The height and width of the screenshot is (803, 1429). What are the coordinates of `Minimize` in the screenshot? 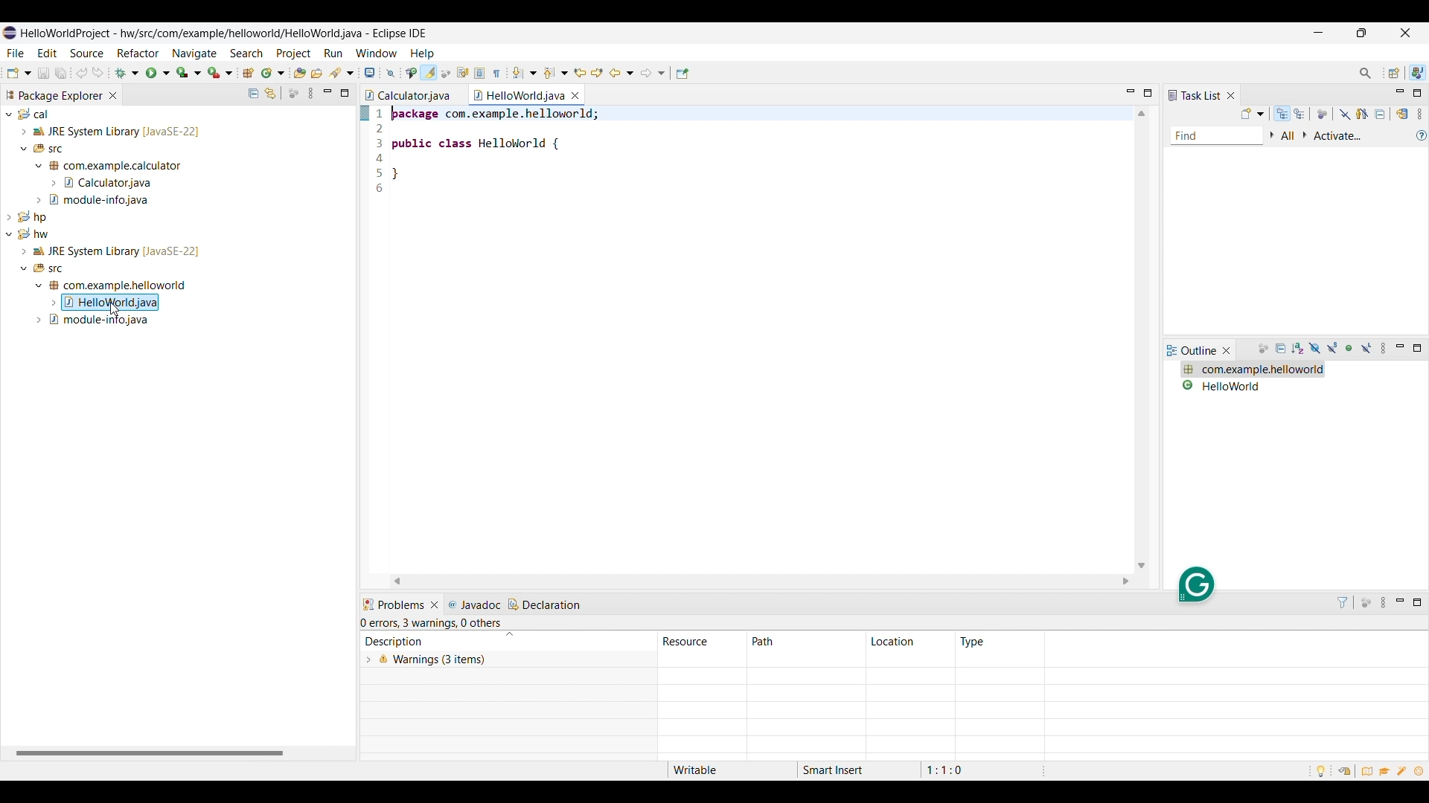 It's located at (1401, 94).